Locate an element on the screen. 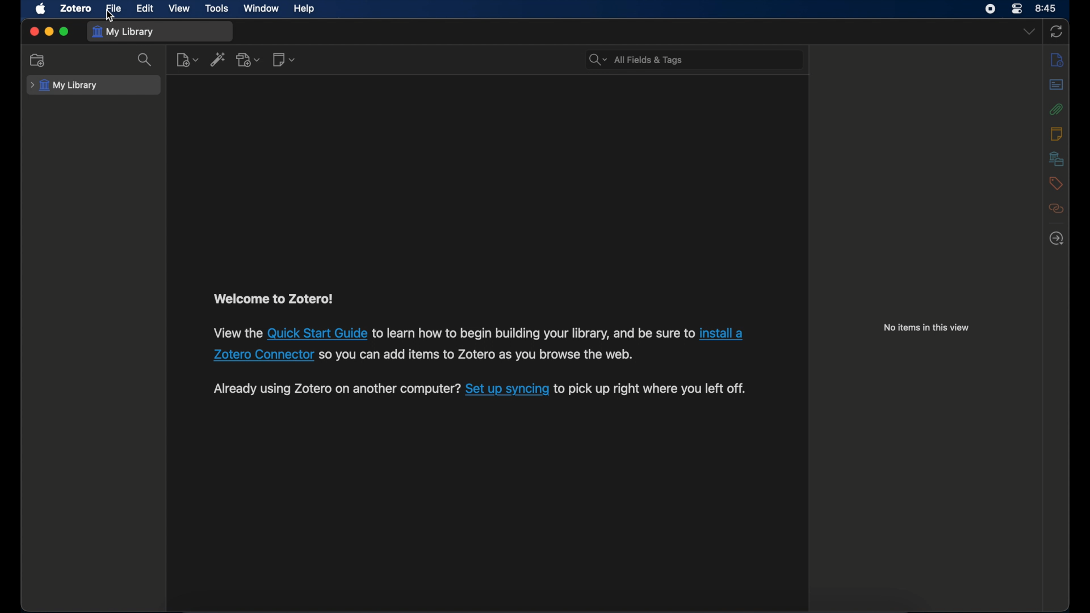 The width and height of the screenshot is (1090, 613). info is located at coordinates (1058, 60).